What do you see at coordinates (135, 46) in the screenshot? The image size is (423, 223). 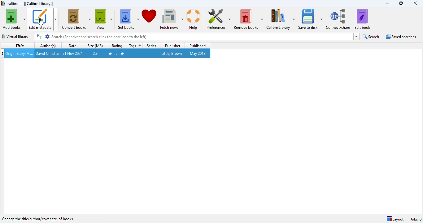 I see `tags` at bounding box center [135, 46].